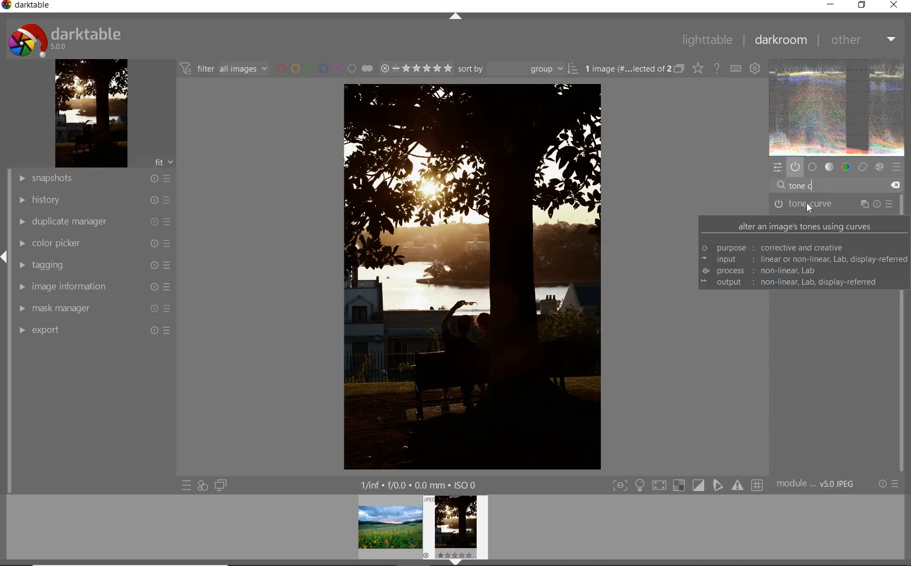 The width and height of the screenshot is (911, 566). What do you see at coordinates (416, 69) in the screenshot?
I see `selected Image range rating` at bounding box center [416, 69].